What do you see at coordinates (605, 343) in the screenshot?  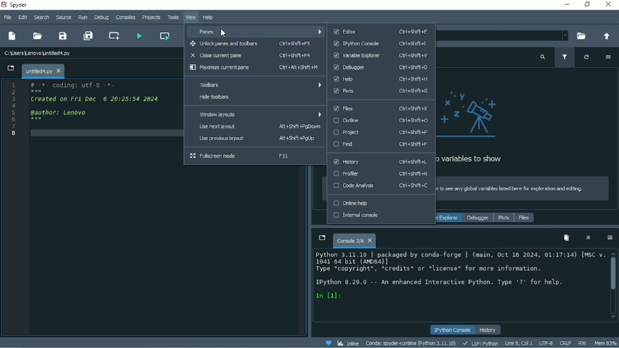 I see `Mem` at bounding box center [605, 343].